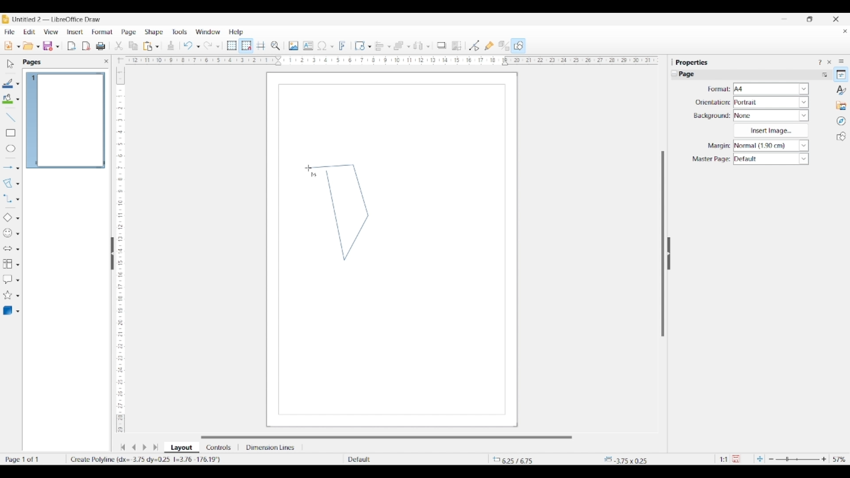 This screenshot has width=850, height=478. I want to click on Print, so click(100, 46).